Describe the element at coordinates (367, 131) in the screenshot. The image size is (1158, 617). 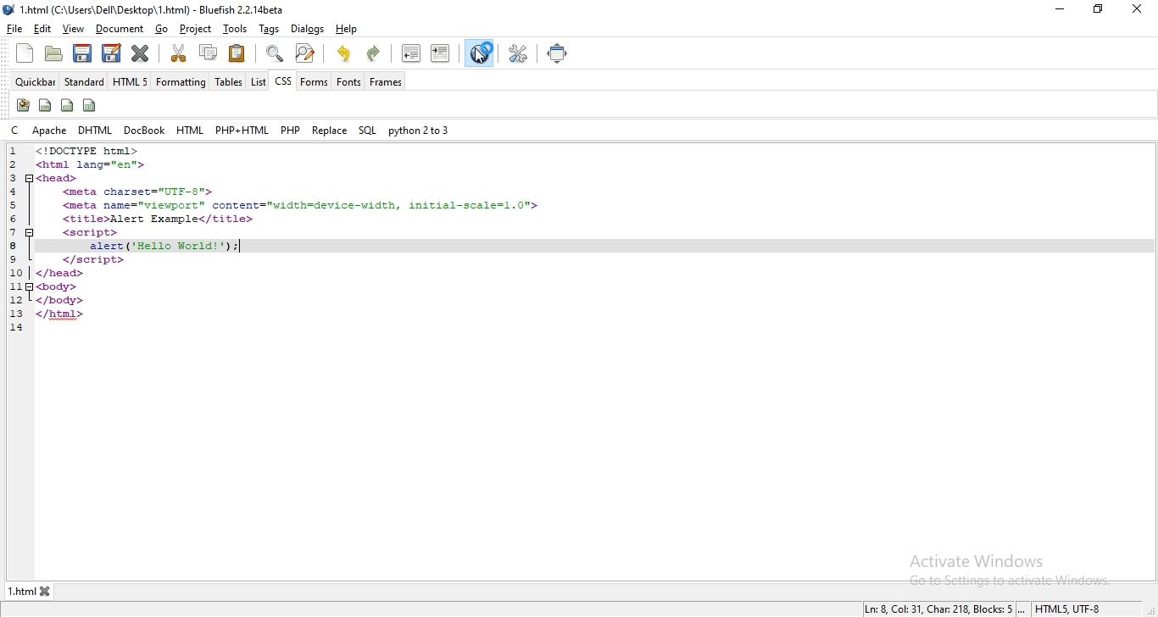
I see `sql` at that location.